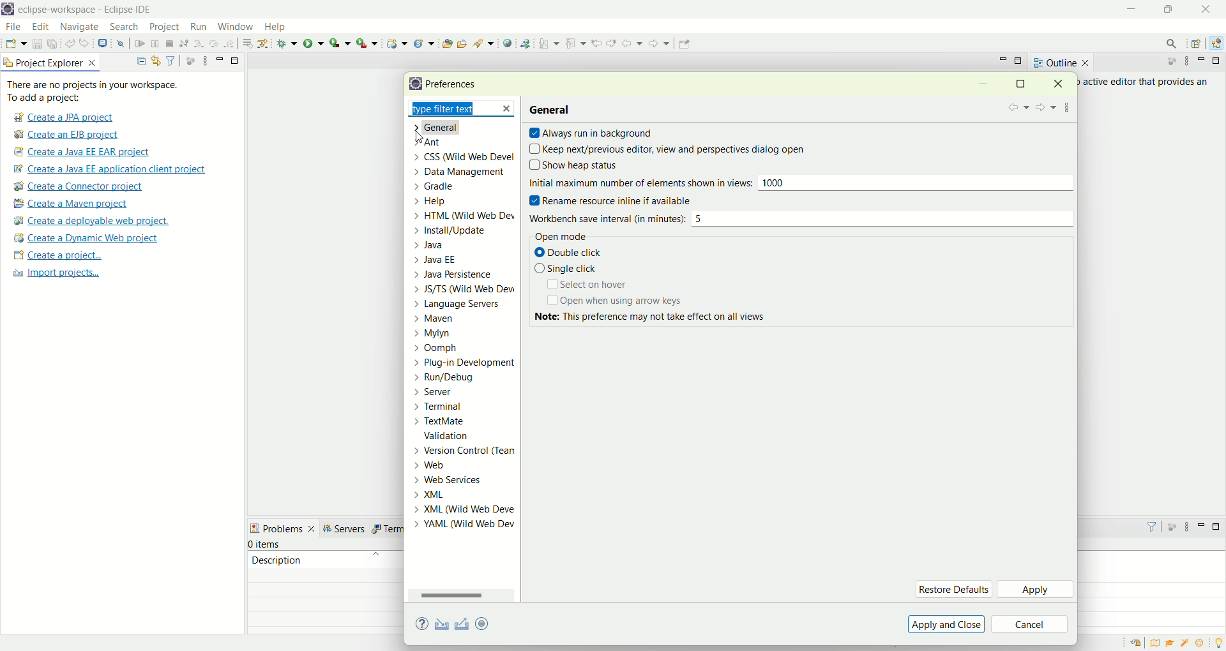 The height and width of the screenshot is (651, 1226). I want to click on validation, so click(466, 436).